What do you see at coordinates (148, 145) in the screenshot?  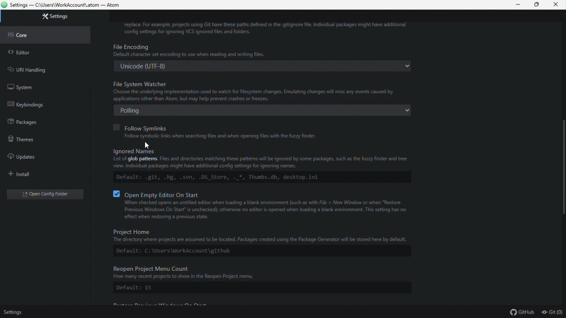 I see `cursor` at bounding box center [148, 145].